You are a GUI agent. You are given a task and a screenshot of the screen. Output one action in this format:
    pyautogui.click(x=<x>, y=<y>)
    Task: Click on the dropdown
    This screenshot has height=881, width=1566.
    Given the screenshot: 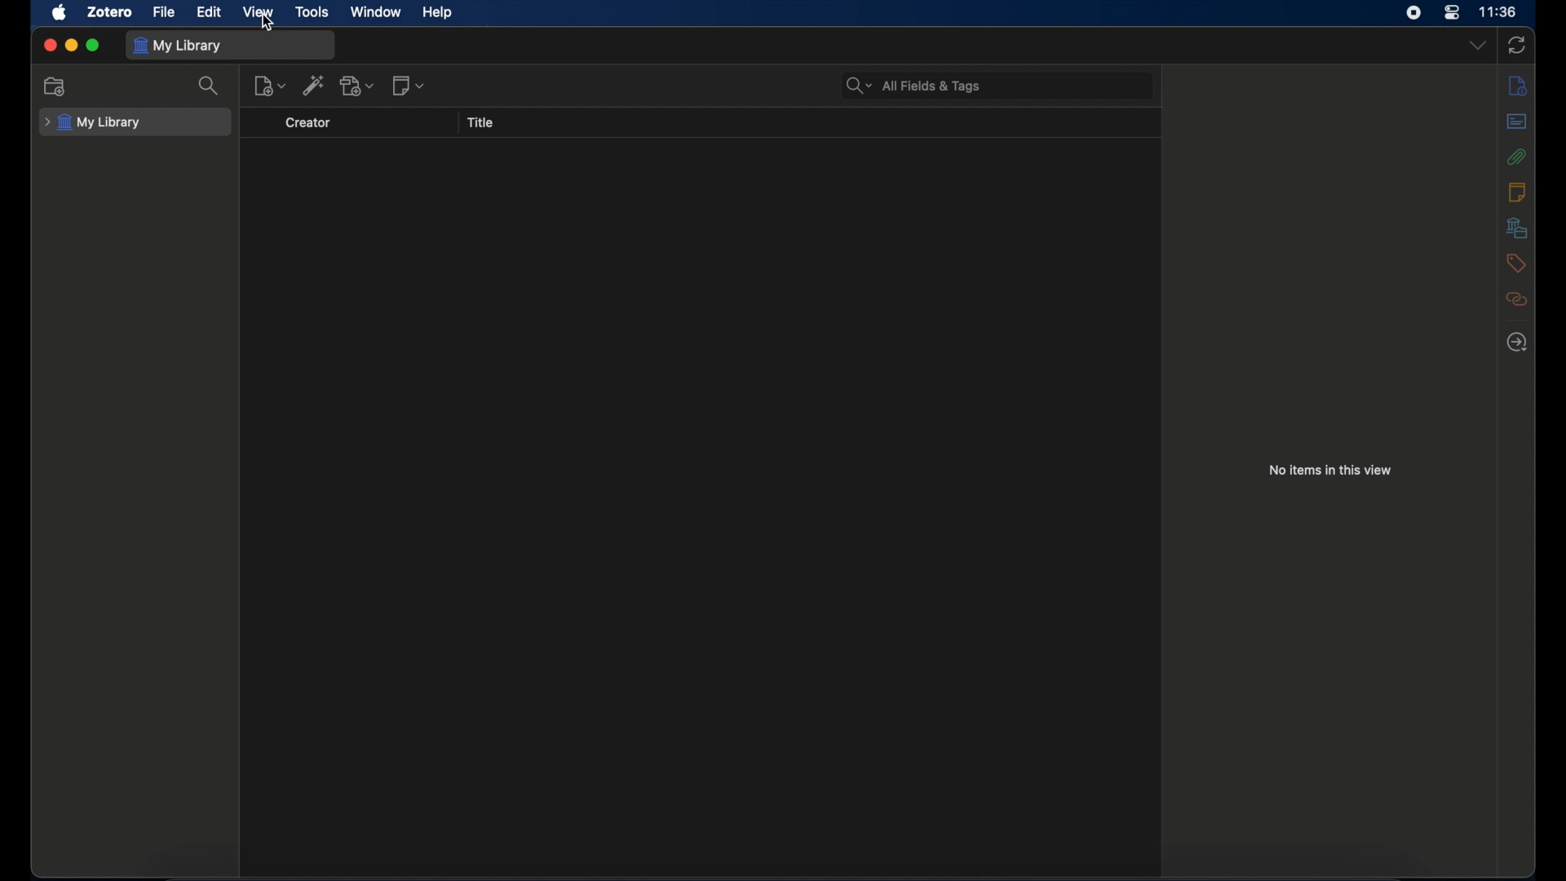 What is the action you would take?
    pyautogui.click(x=1479, y=46)
    